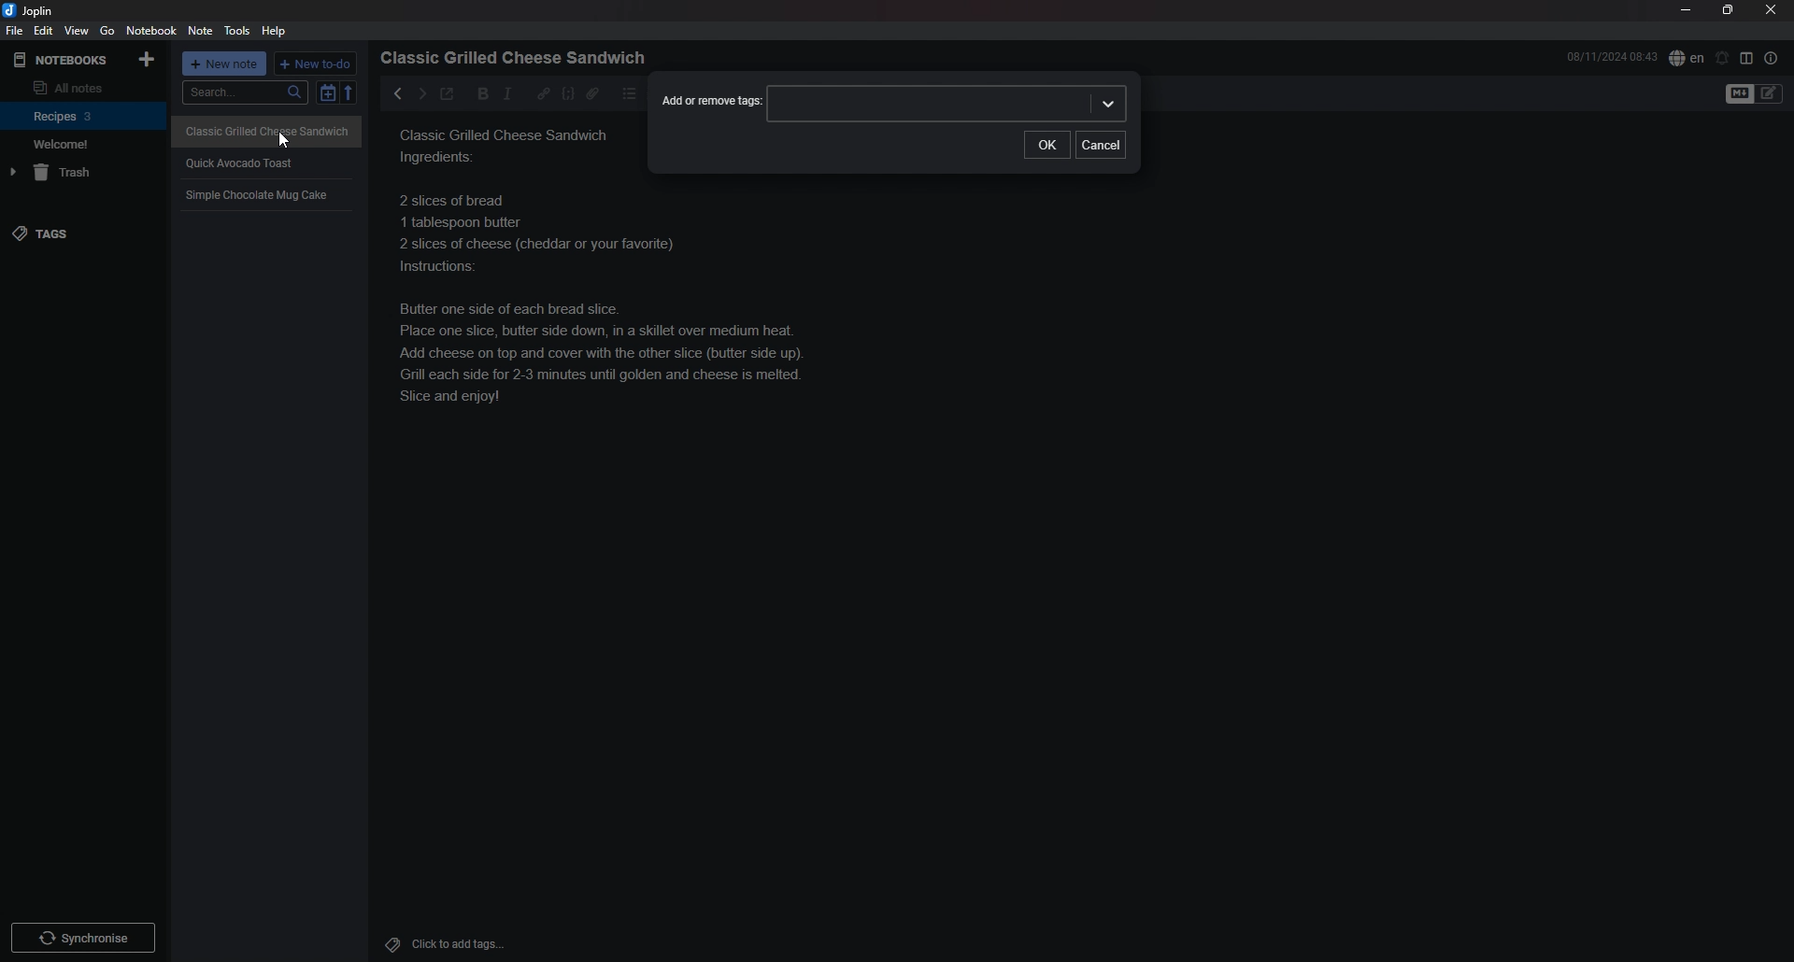 Image resolution: width=1794 pixels, height=962 pixels. Describe the element at coordinates (83, 934) in the screenshot. I see `` at that location.